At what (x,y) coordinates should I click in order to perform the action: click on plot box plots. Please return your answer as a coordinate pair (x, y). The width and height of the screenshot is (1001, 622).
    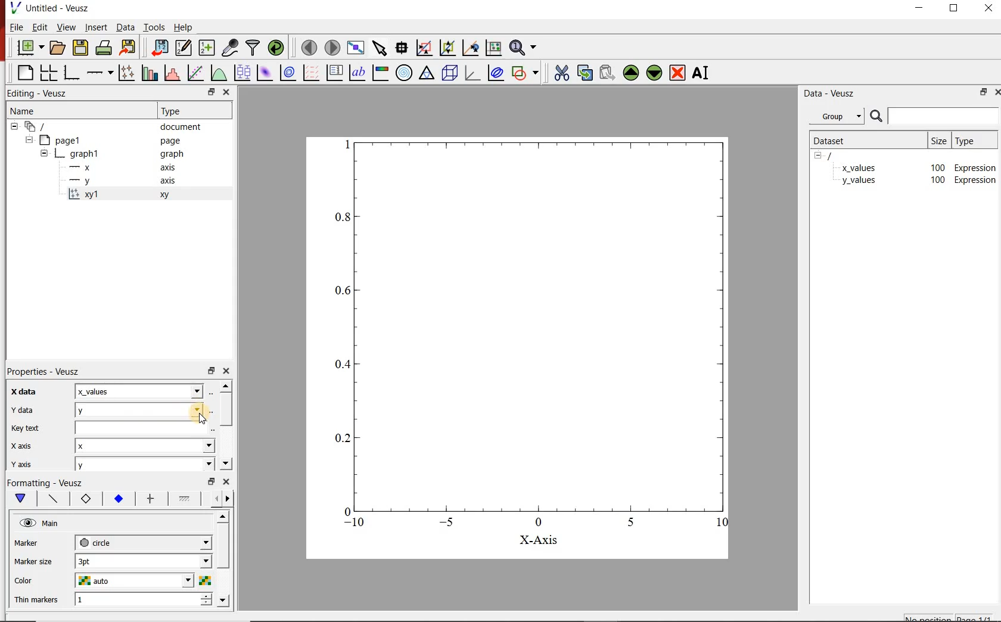
    Looking at the image, I should click on (241, 72).